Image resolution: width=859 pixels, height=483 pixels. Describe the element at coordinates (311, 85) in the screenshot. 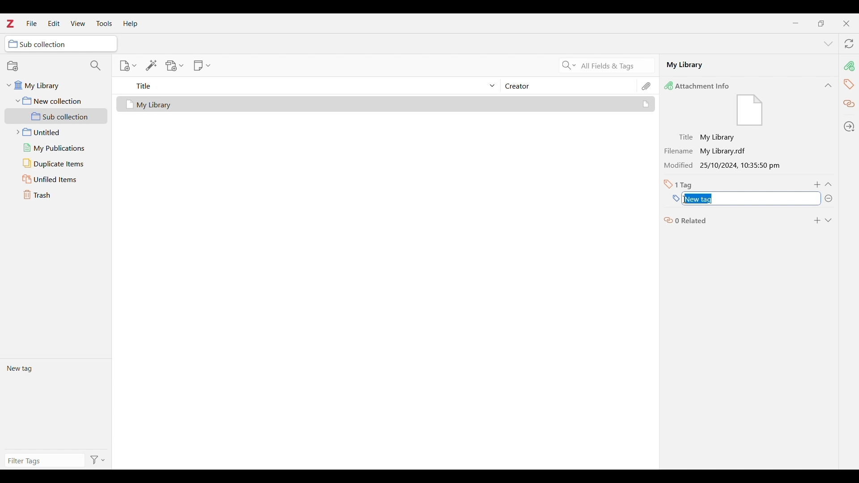

I see `Sort title column` at that location.